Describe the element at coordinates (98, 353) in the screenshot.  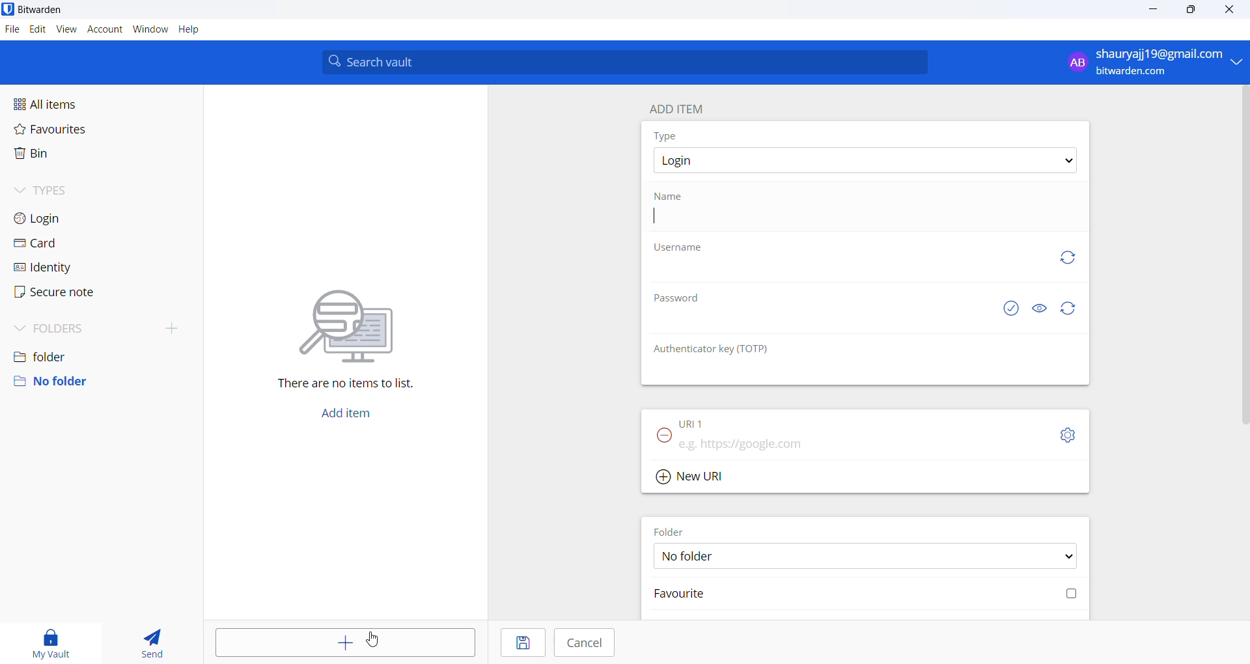
I see `folder` at that location.